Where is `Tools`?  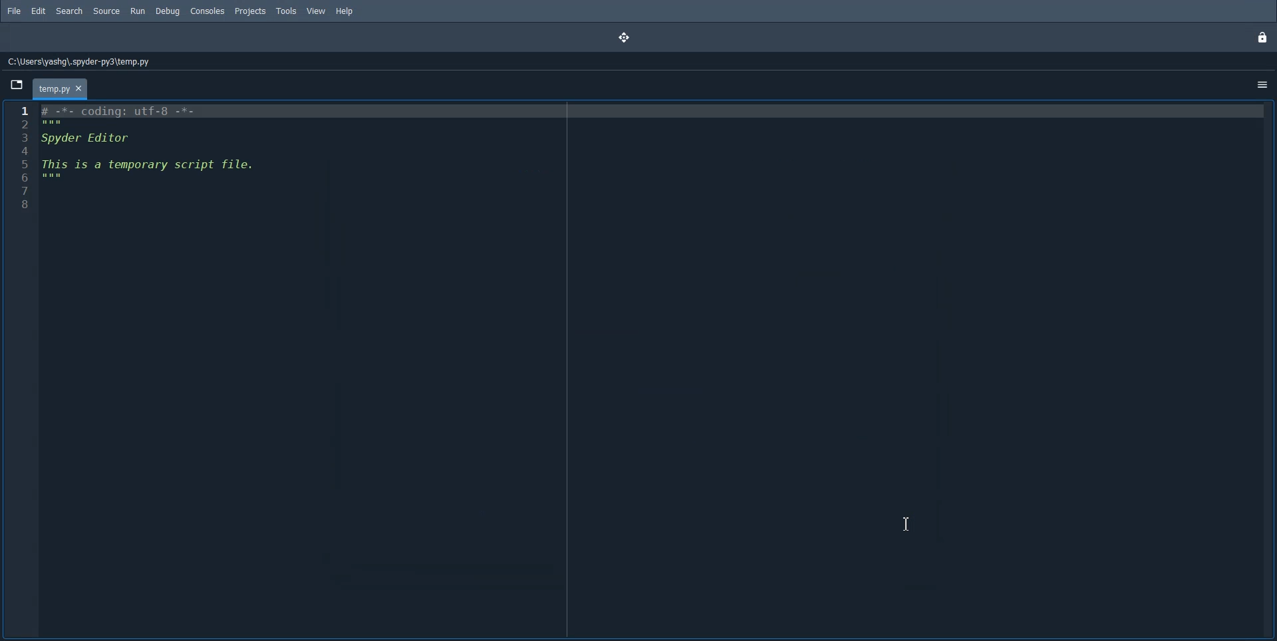
Tools is located at coordinates (286, 11).